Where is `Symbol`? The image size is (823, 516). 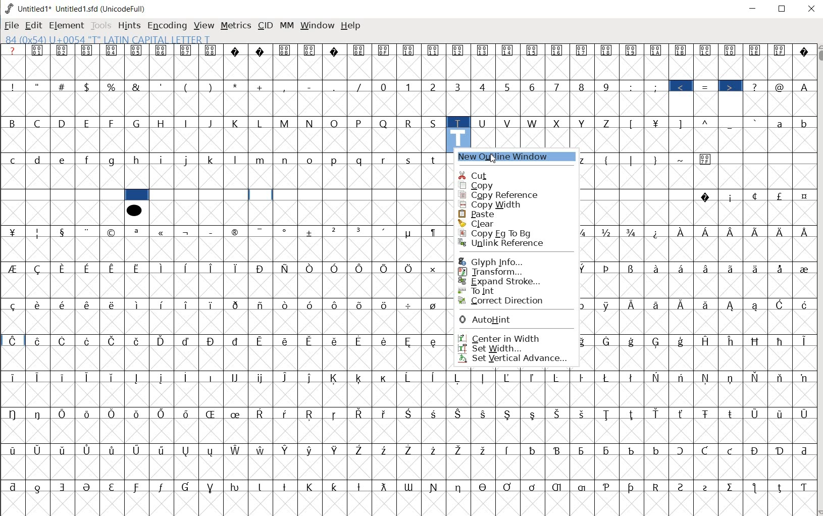
Symbol is located at coordinates (37, 305).